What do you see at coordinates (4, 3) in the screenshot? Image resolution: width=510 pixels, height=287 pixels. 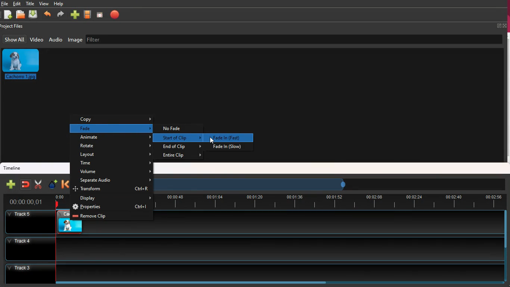 I see `file` at bounding box center [4, 3].